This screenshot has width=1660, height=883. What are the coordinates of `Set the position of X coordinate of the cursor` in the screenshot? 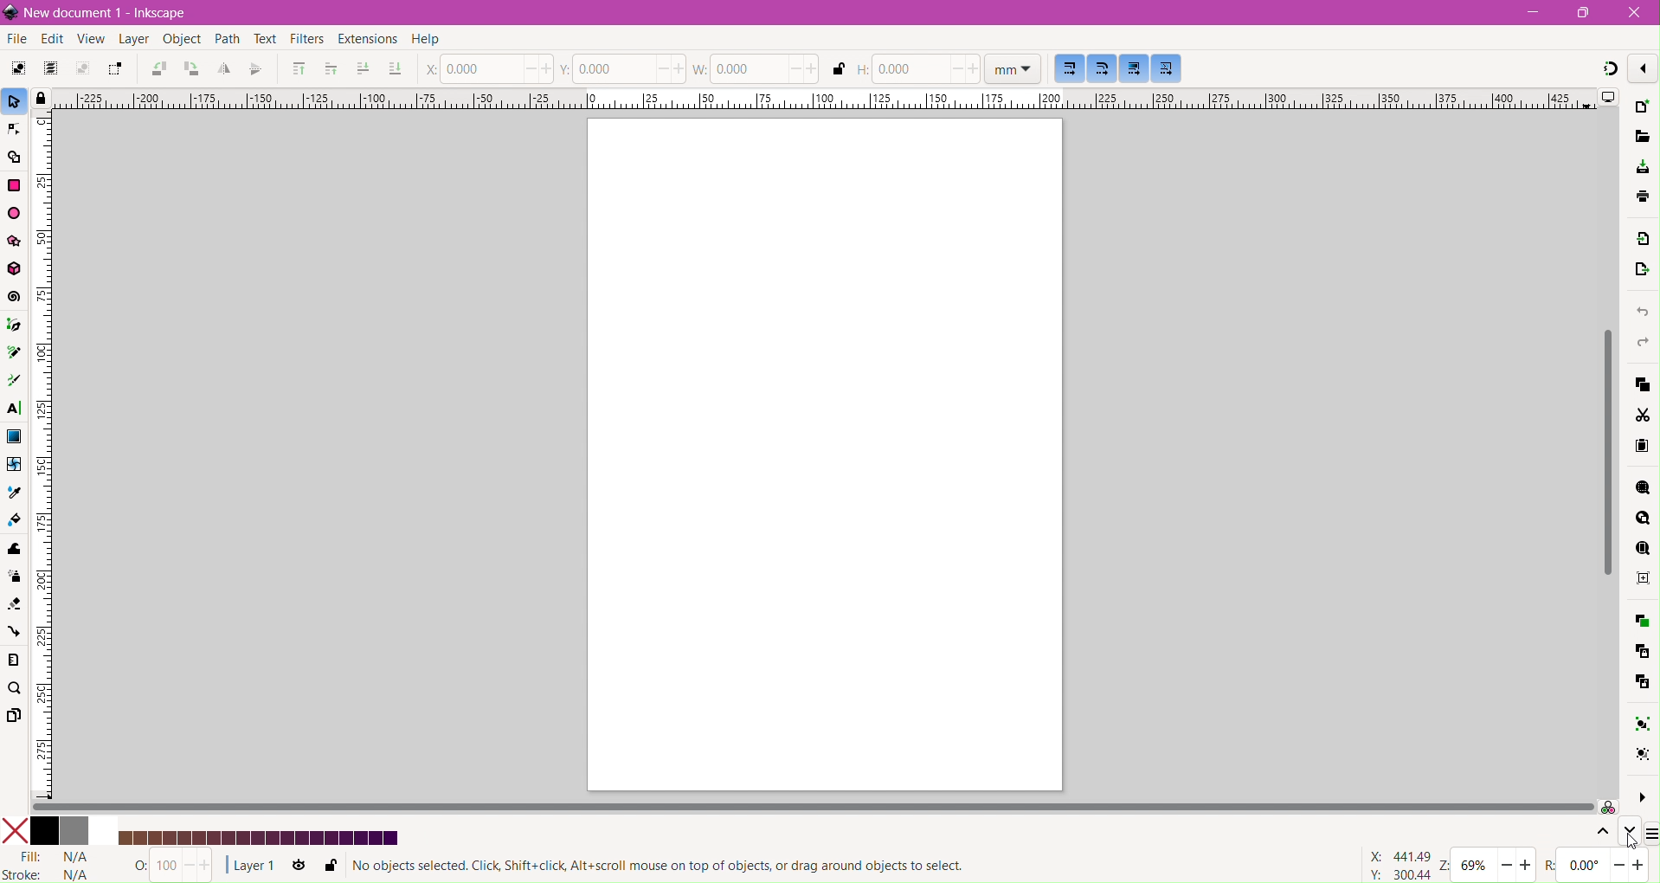 It's located at (486, 68).